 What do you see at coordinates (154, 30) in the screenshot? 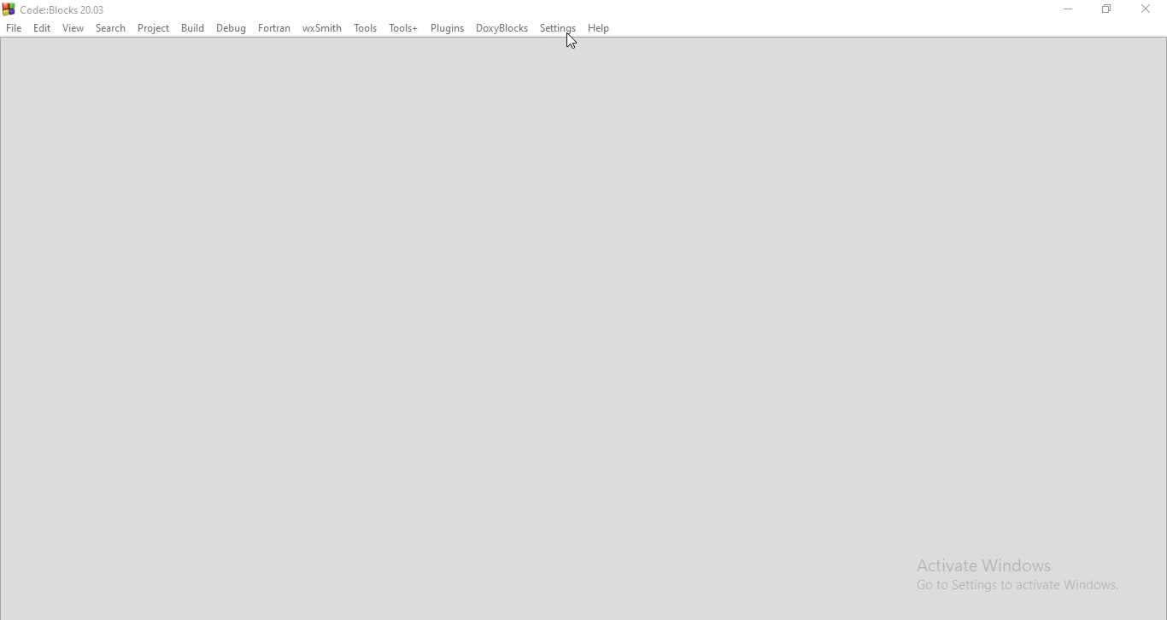
I see `Project` at bounding box center [154, 30].